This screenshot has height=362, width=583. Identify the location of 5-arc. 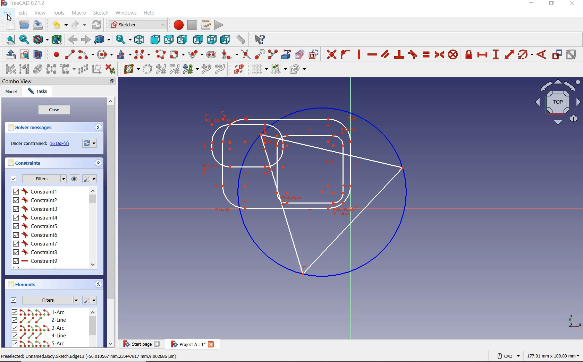
(38, 343).